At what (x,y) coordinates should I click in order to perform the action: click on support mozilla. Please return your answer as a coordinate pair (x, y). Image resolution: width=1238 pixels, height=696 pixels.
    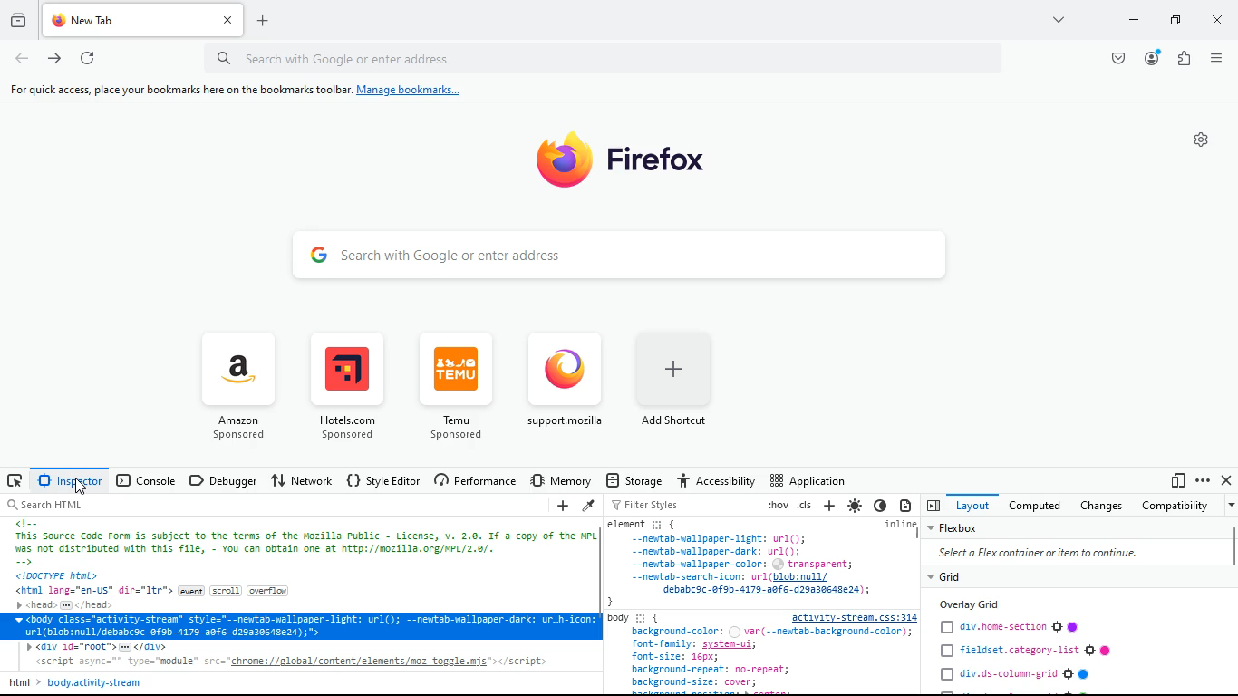
    Looking at the image, I should click on (569, 391).